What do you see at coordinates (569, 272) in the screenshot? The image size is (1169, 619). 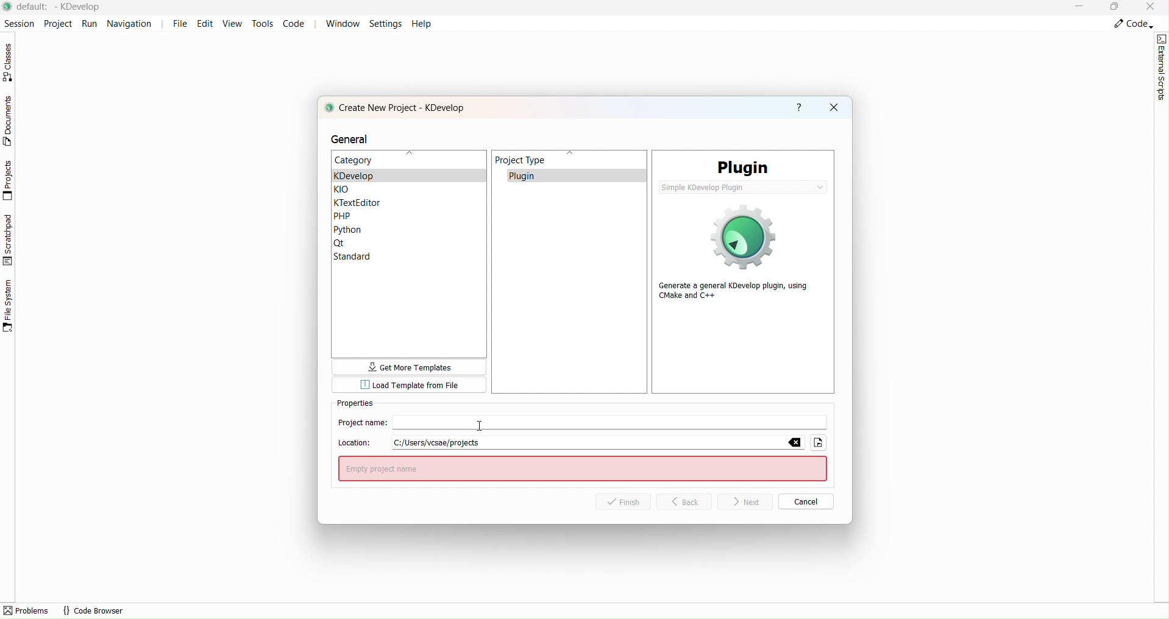 I see `Project type` at bounding box center [569, 272].